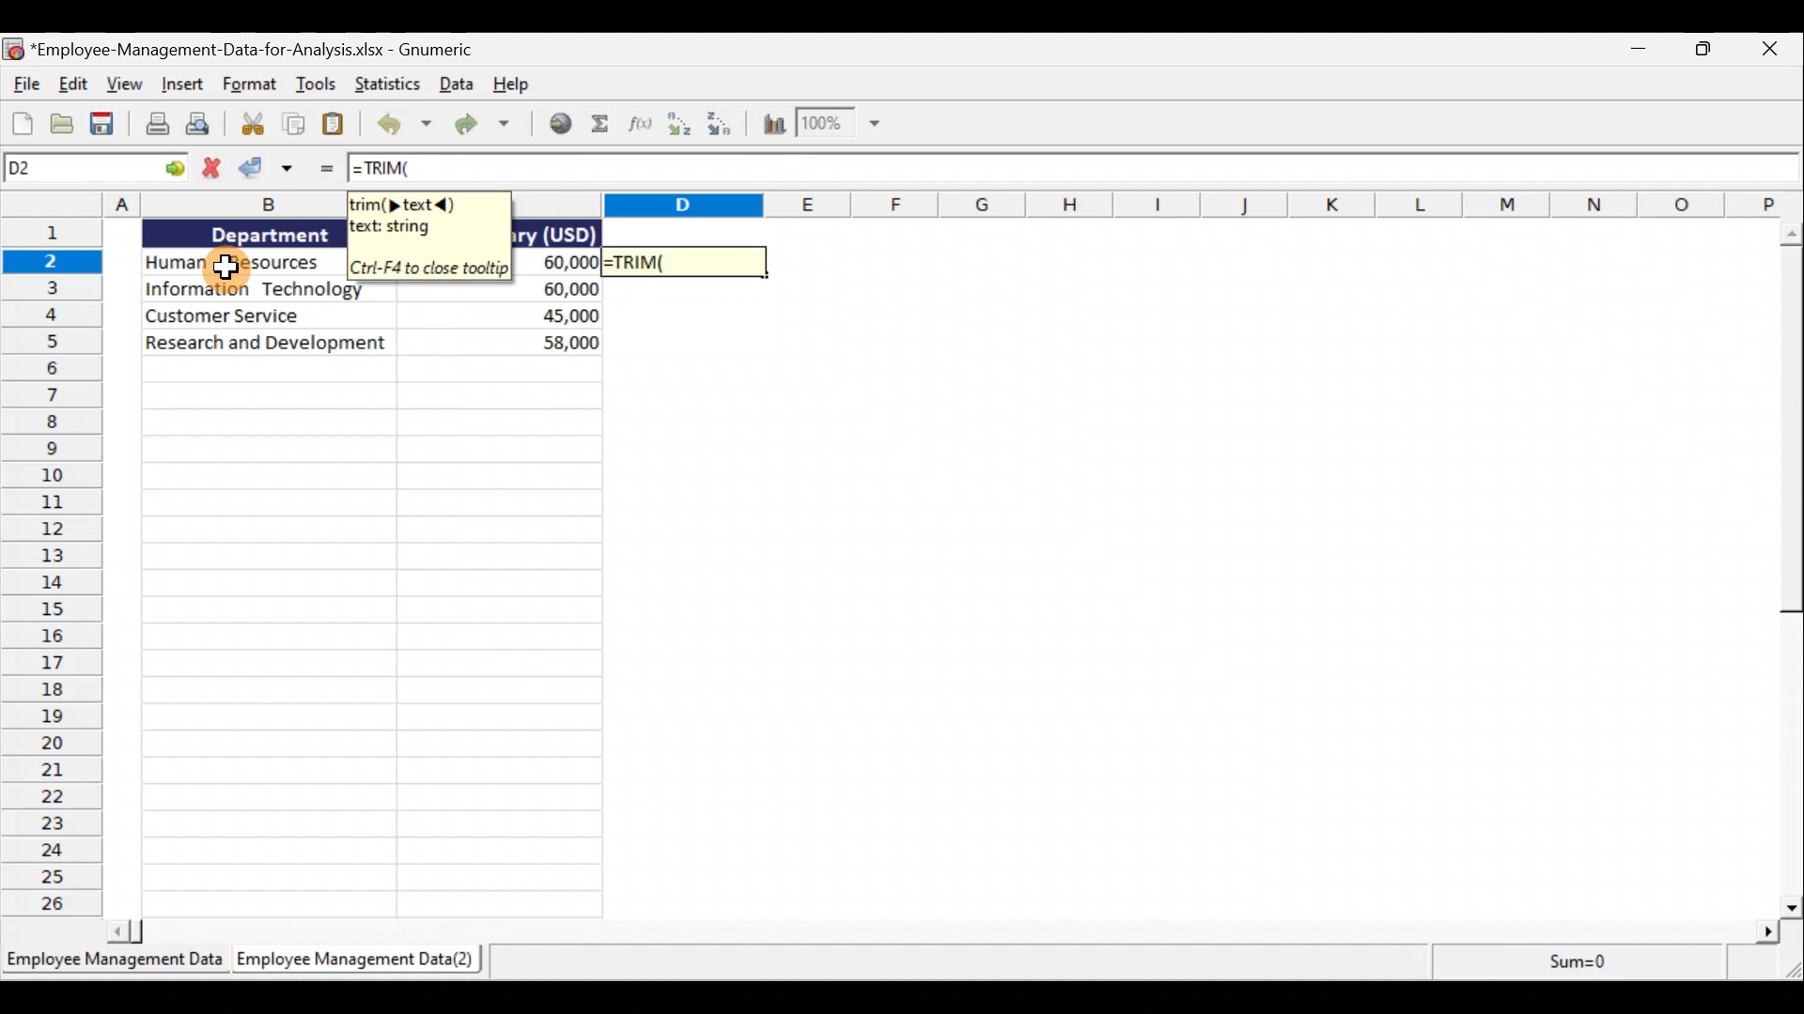  Describe the element at coordinates (426, 235) in the screenshot. I see `Tooltip` at that location.